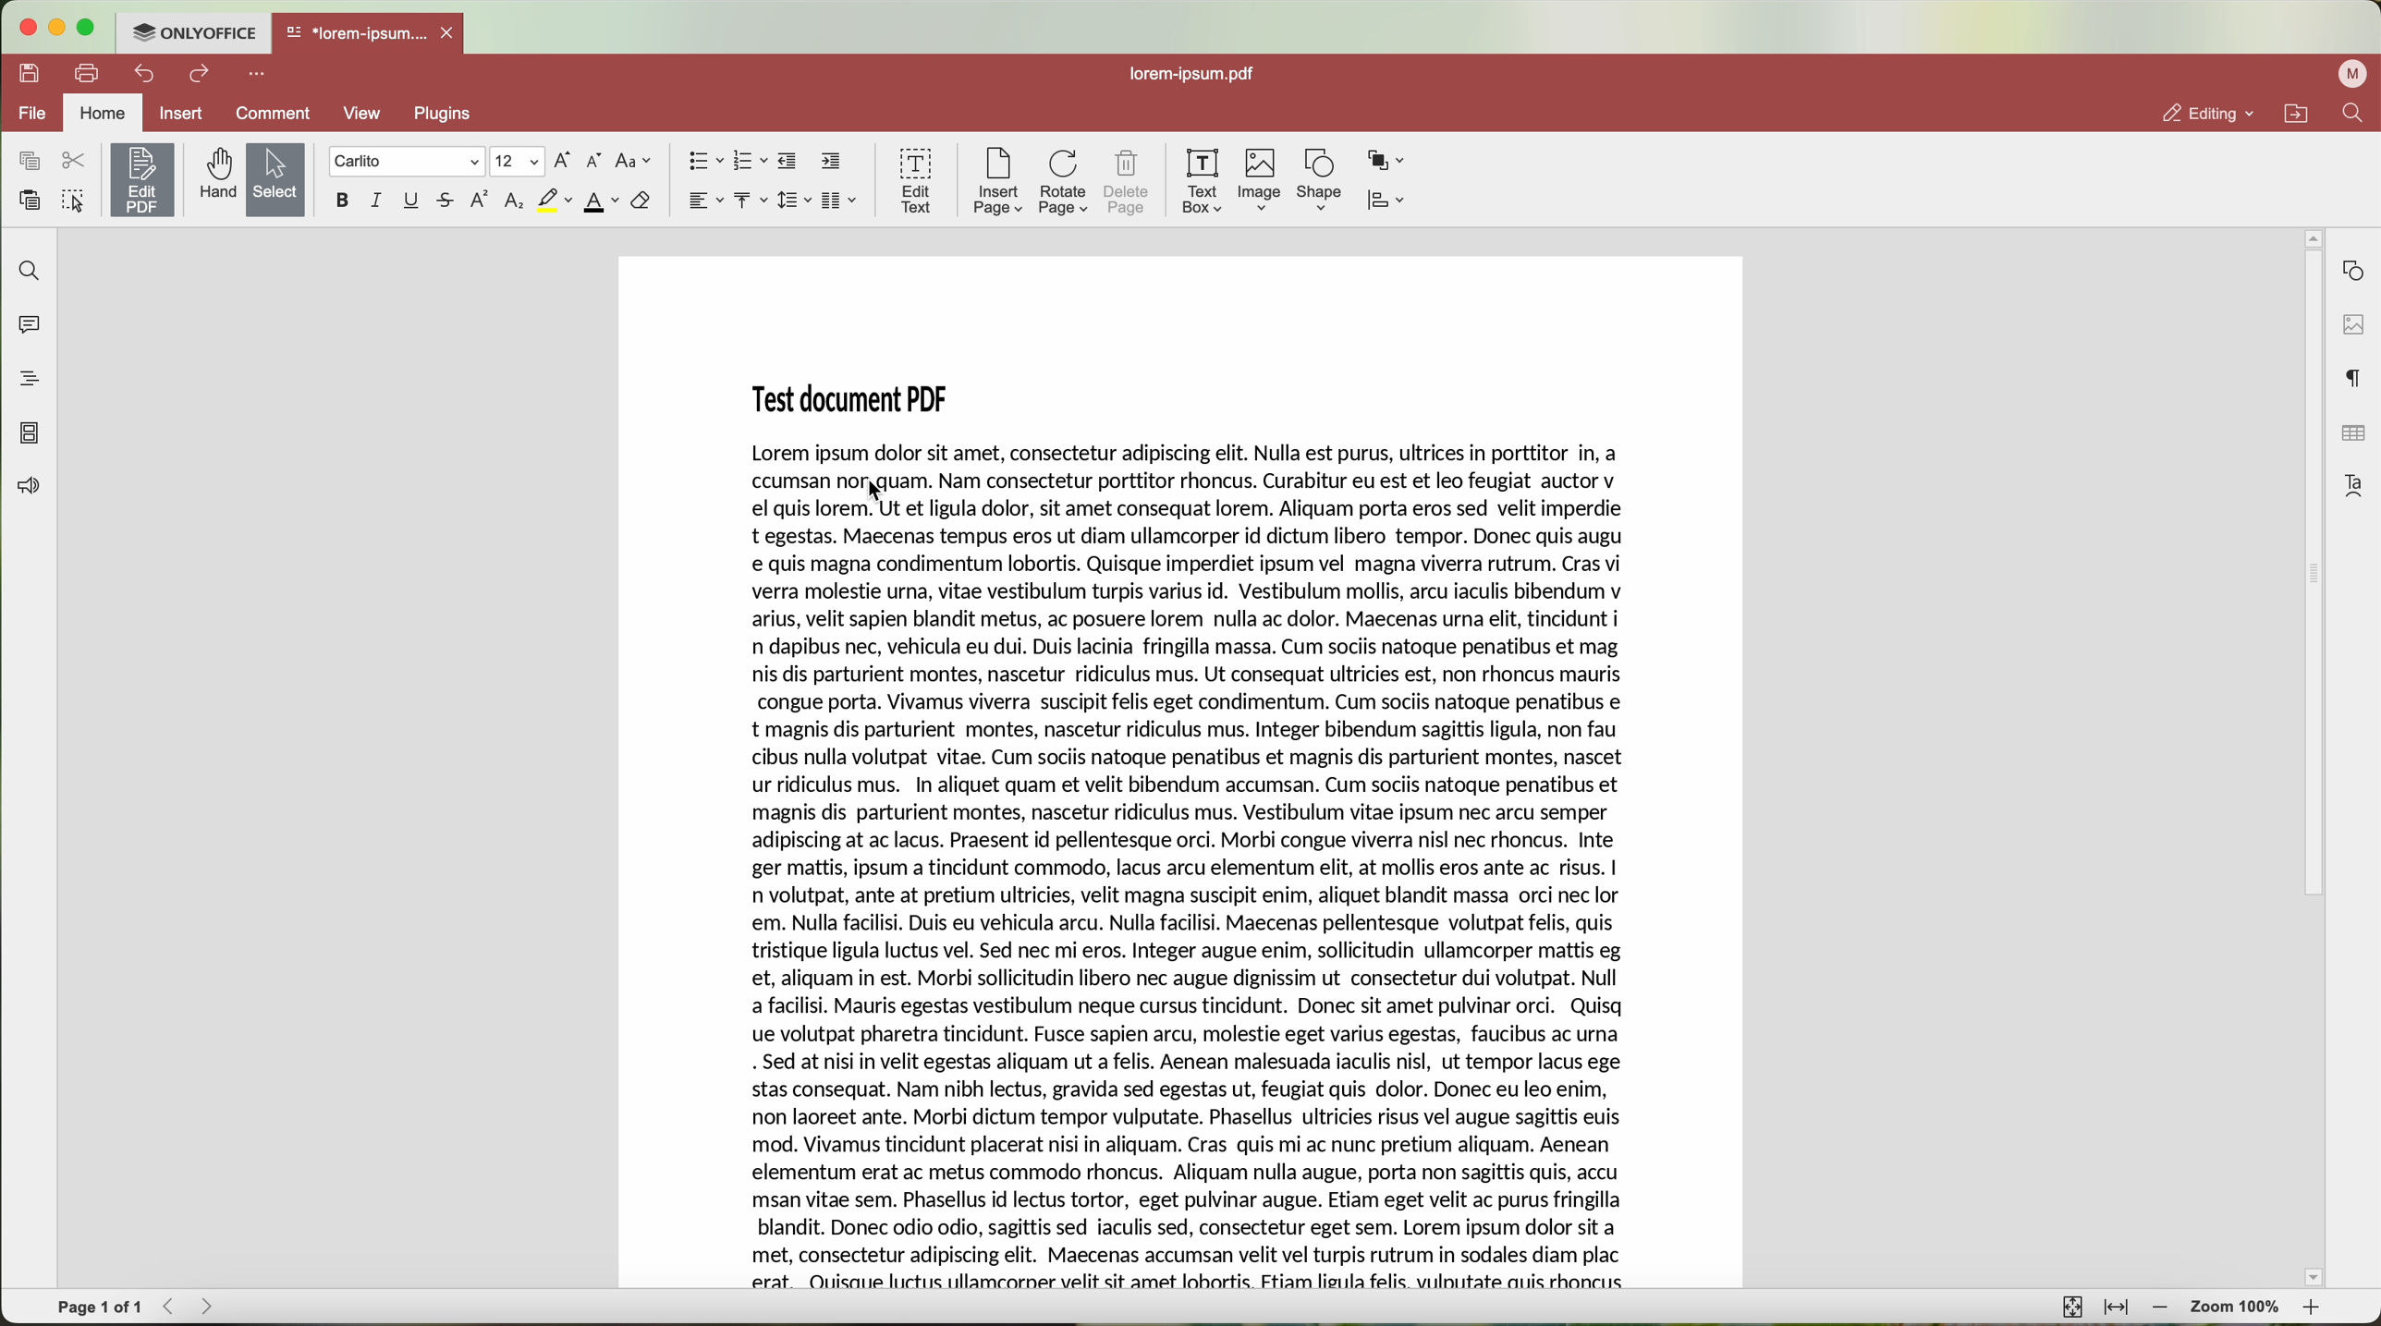 The image size is (2381, 1326). I want to click on italic, so click(376, 201).